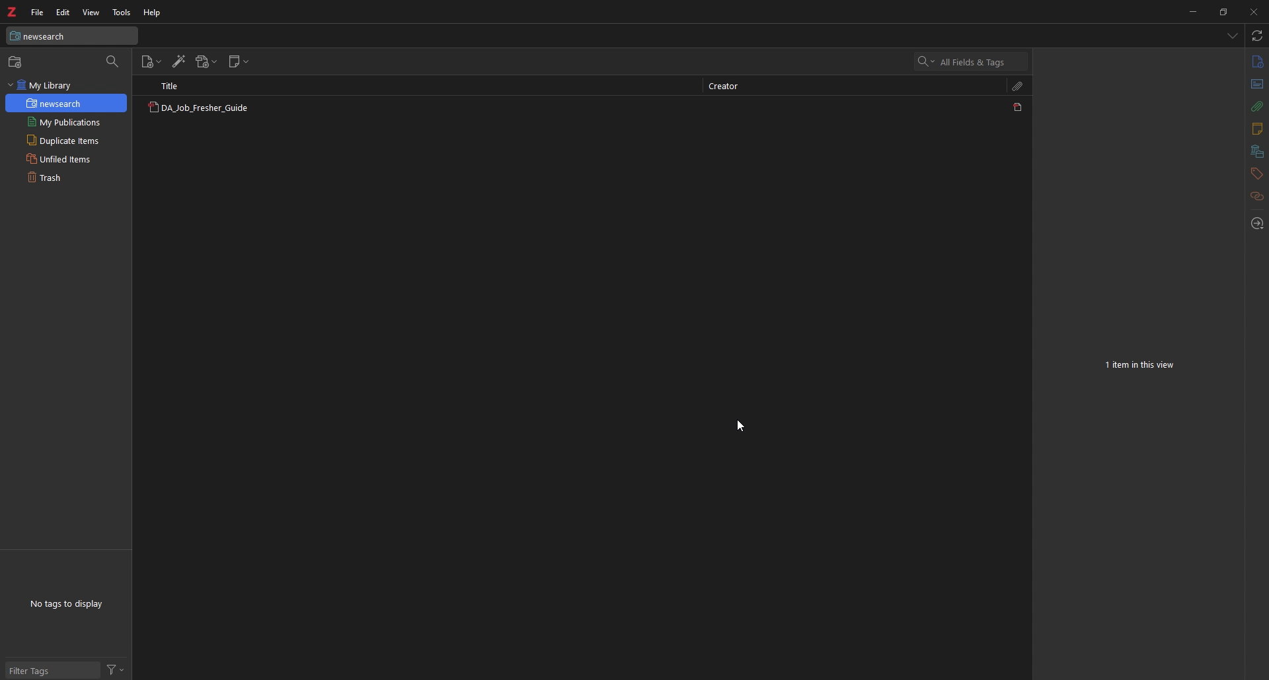 The image size is (1269, 680). I want to click on zotero, so click(11, 12).